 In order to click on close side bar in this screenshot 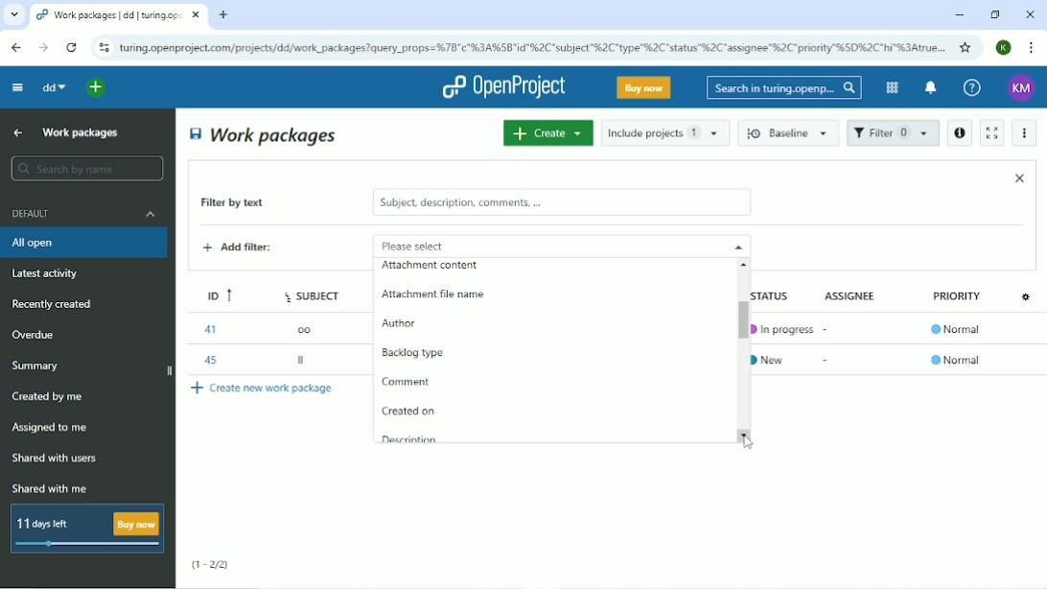, I will do `click(168, 372)`.